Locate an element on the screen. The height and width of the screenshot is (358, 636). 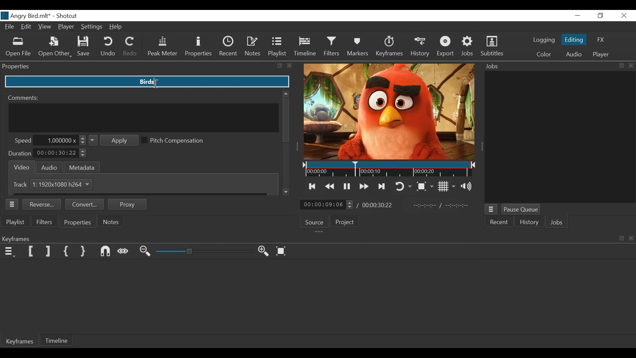
File name is located at coordinates (26, 16).